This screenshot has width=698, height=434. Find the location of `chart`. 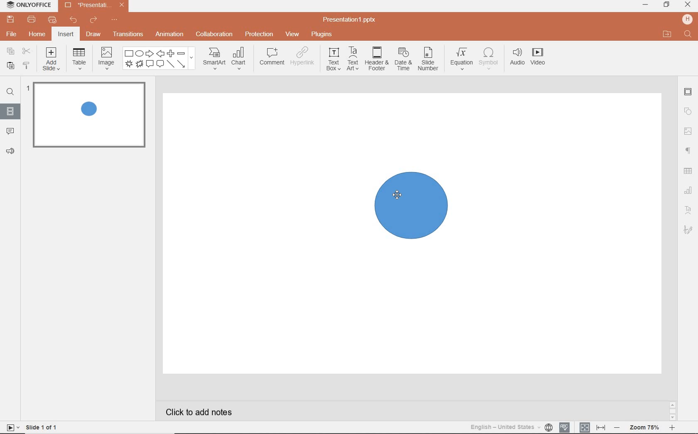

chart is located at coordinates (239, 59).